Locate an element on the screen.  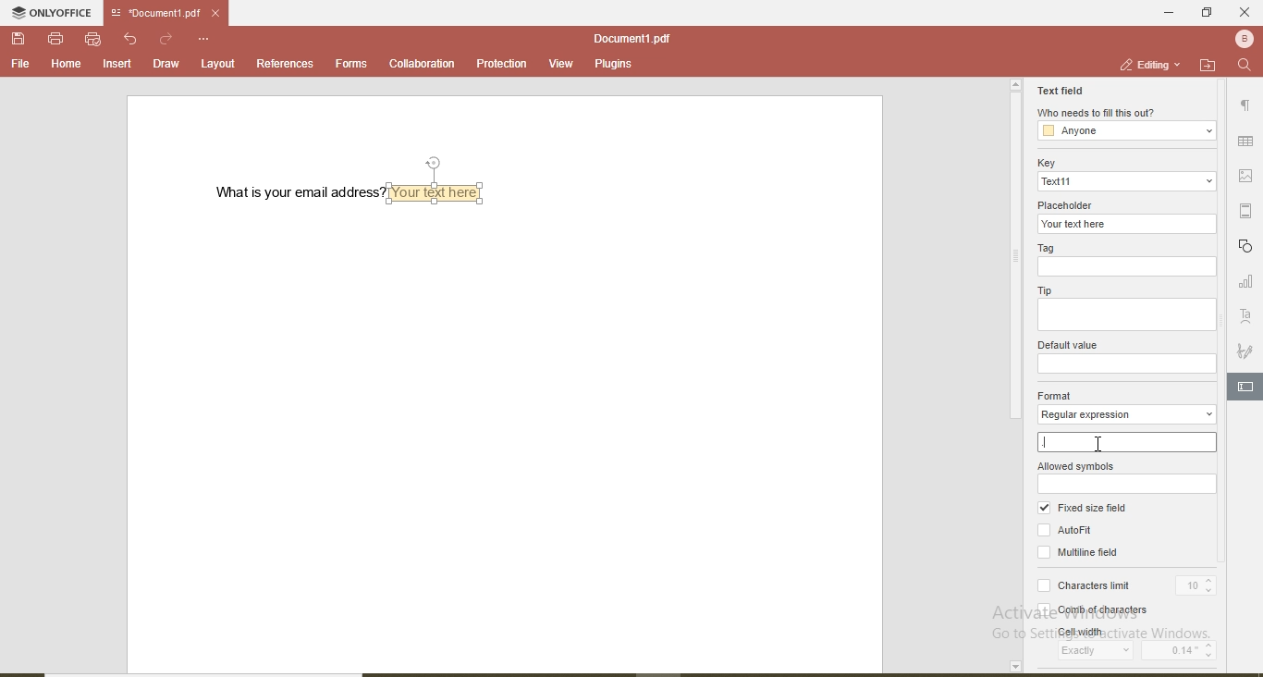
customise quick access toolbar is located at coordinates (205, 38).